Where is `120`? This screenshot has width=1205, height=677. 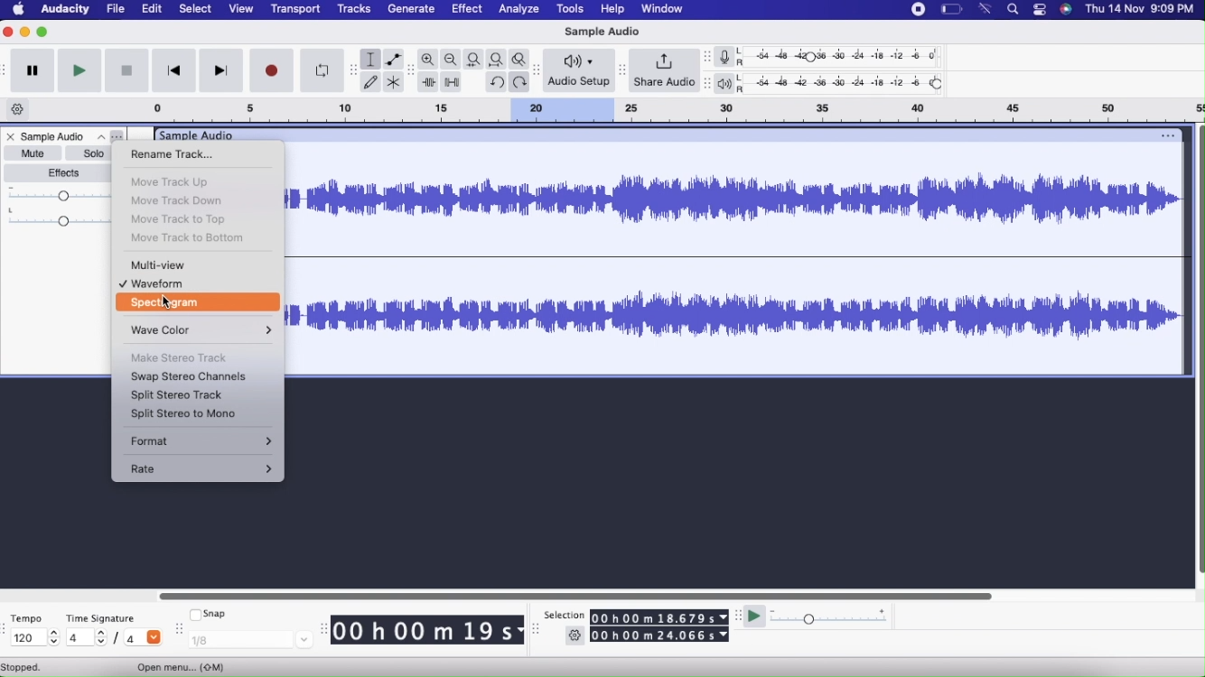
120 is located at coordinates (37, 637).